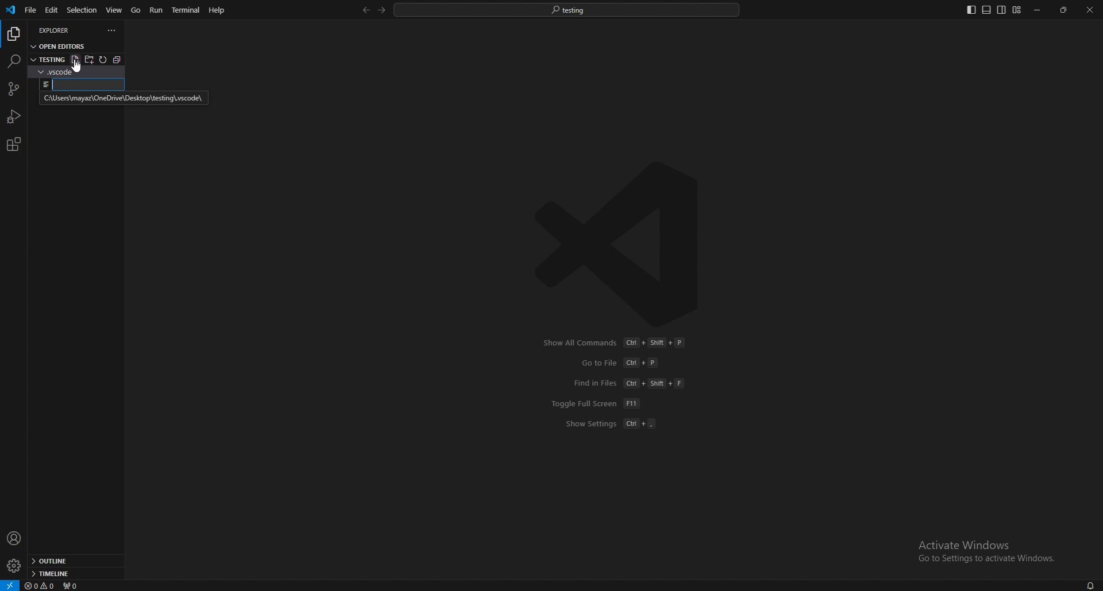 This screenshot has width=1103, height=591. I want to click on run, so click(157, 10).